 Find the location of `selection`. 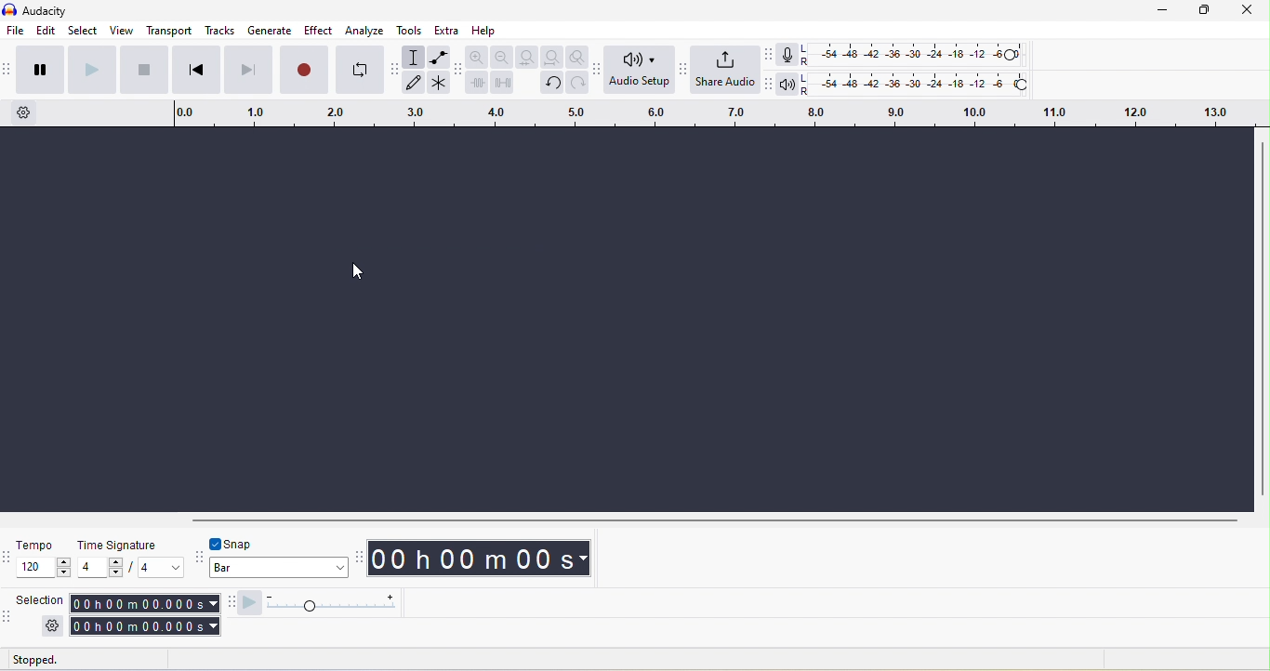

selection is located at coordinates (41, 599).